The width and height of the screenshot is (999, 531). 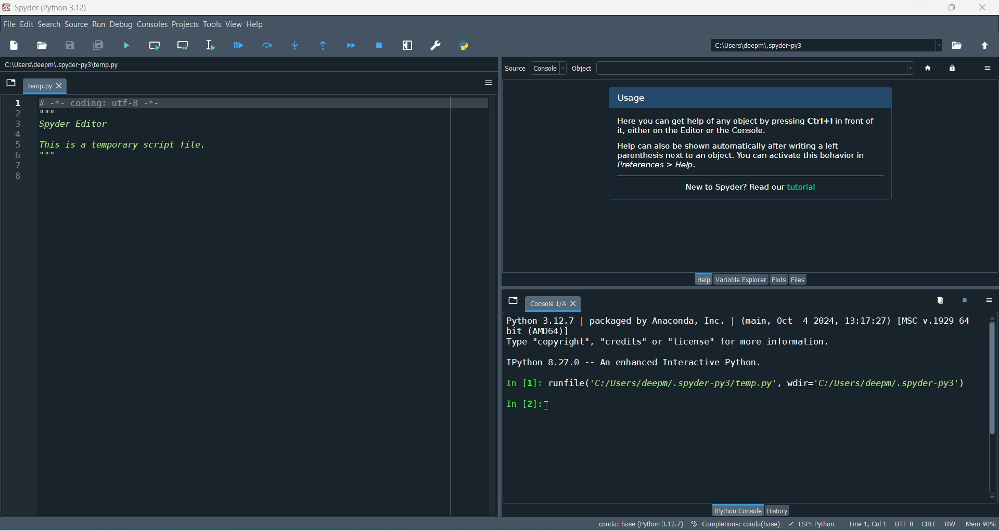 I want to click on conda:base, so click(x=641, y=524).